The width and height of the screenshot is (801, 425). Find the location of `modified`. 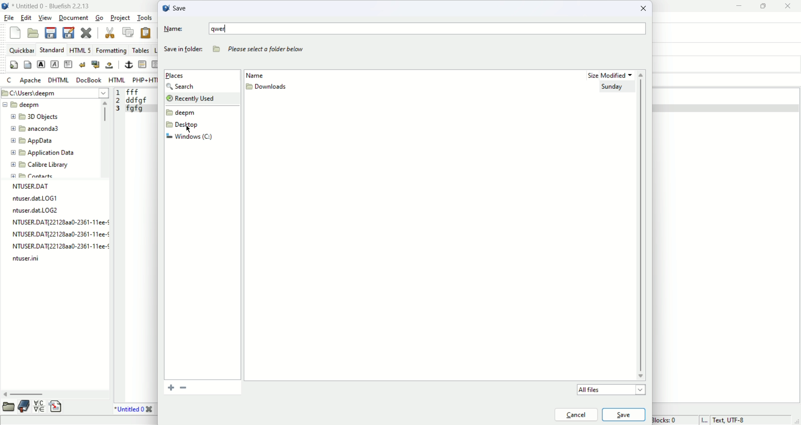

modified is located at coordinates (619, 73).